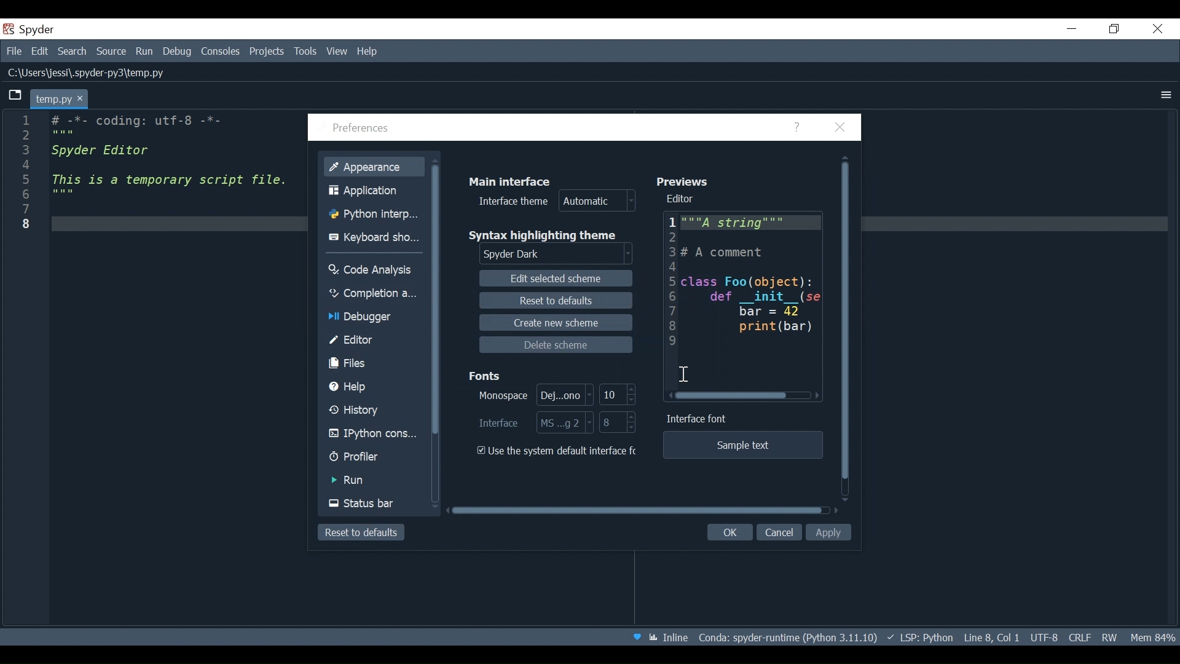  I want to click on Run, so click(146, 52).